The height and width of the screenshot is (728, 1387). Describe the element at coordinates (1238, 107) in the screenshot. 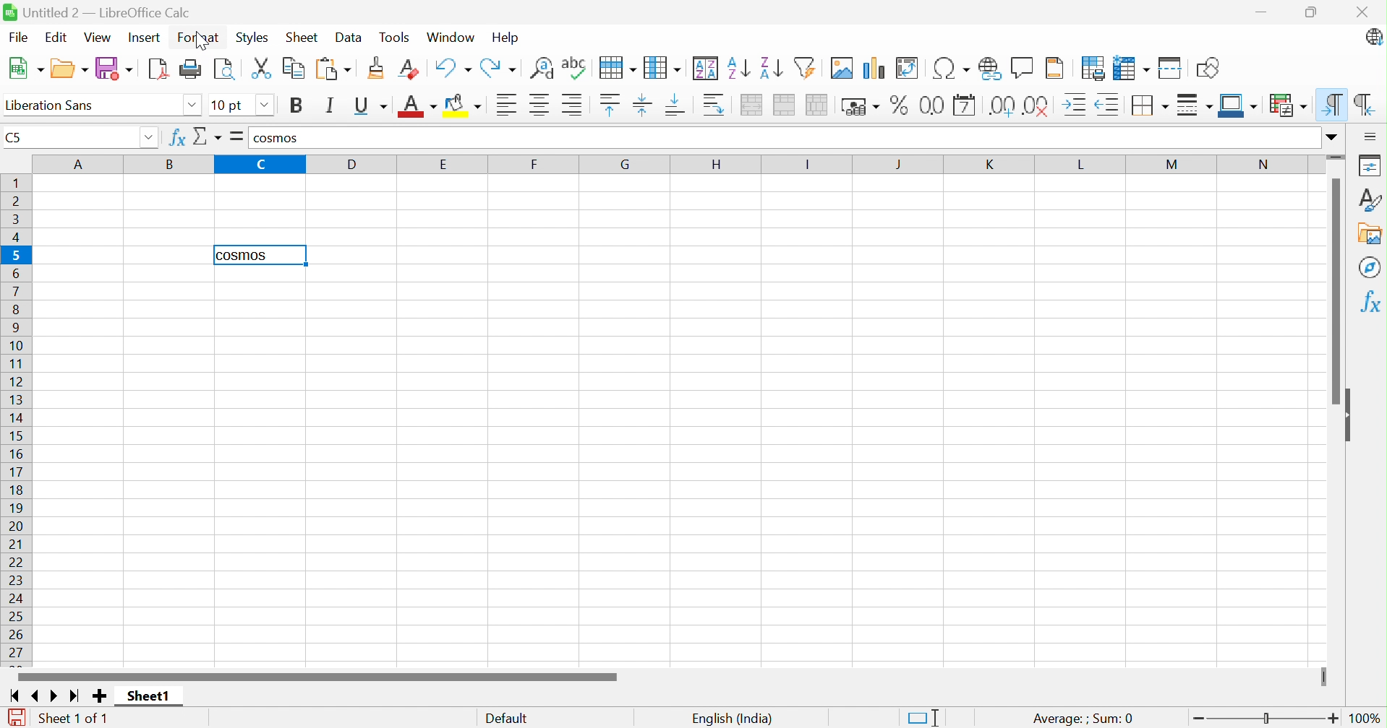

I see `Border color` at that location.